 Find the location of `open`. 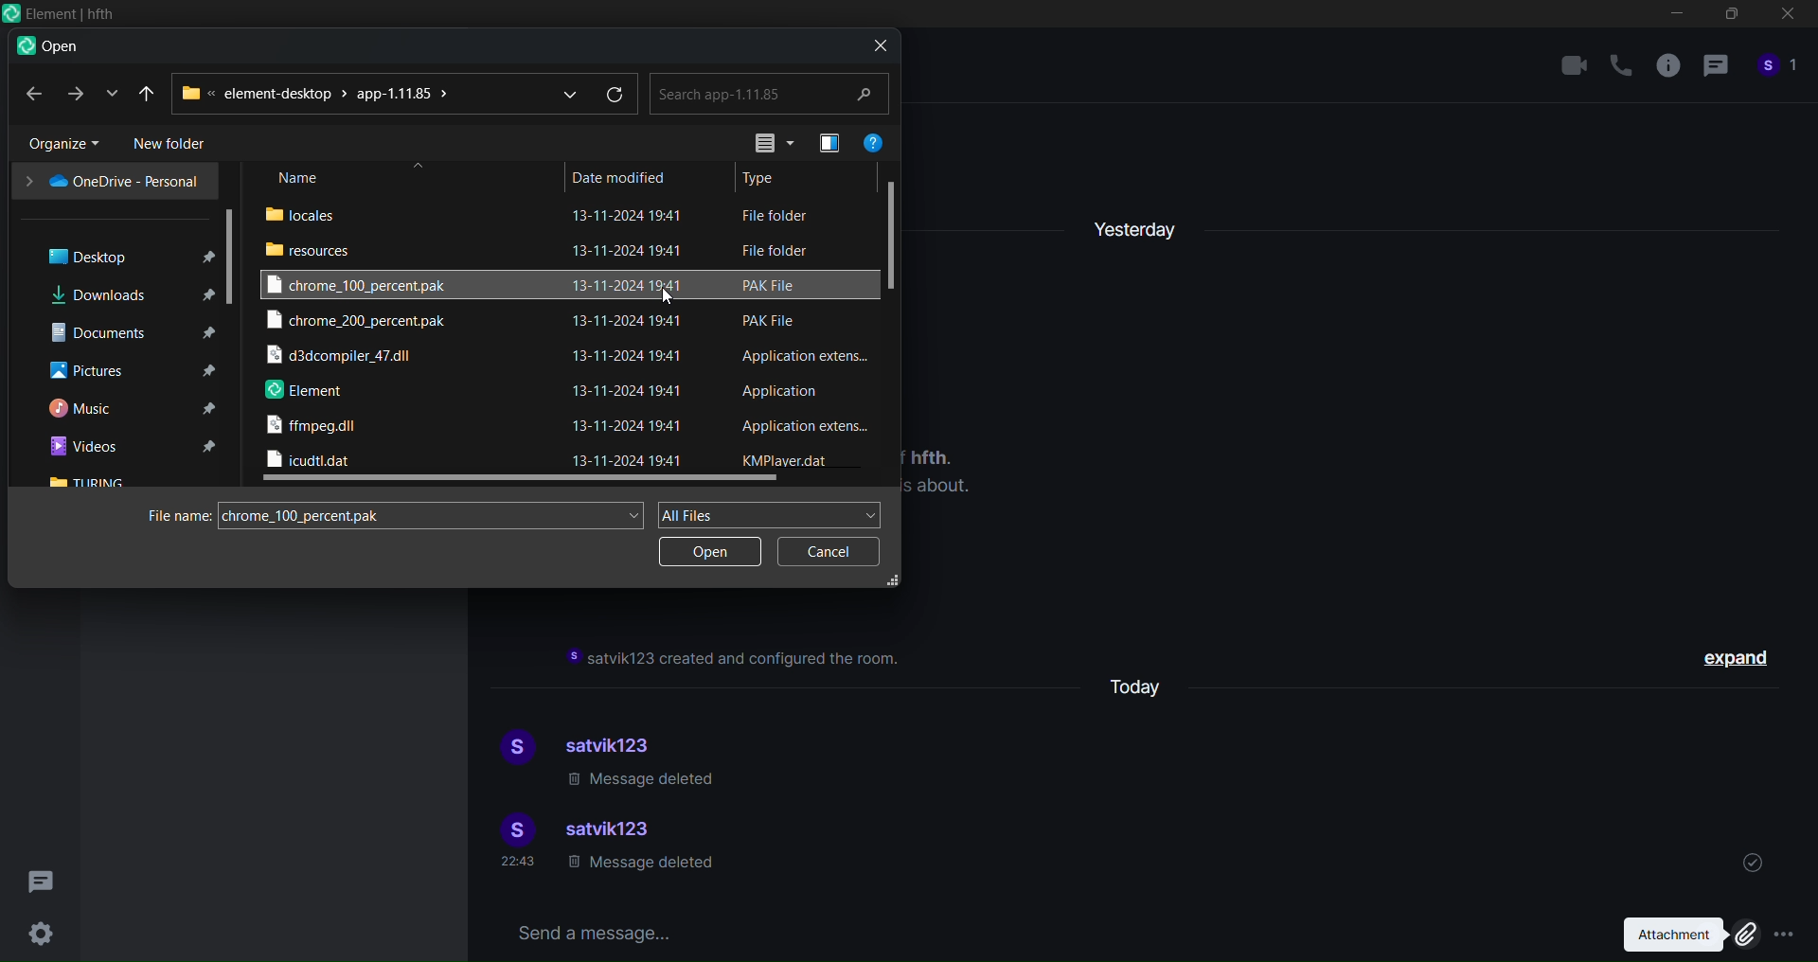

open is located at coordinates (47, 47).